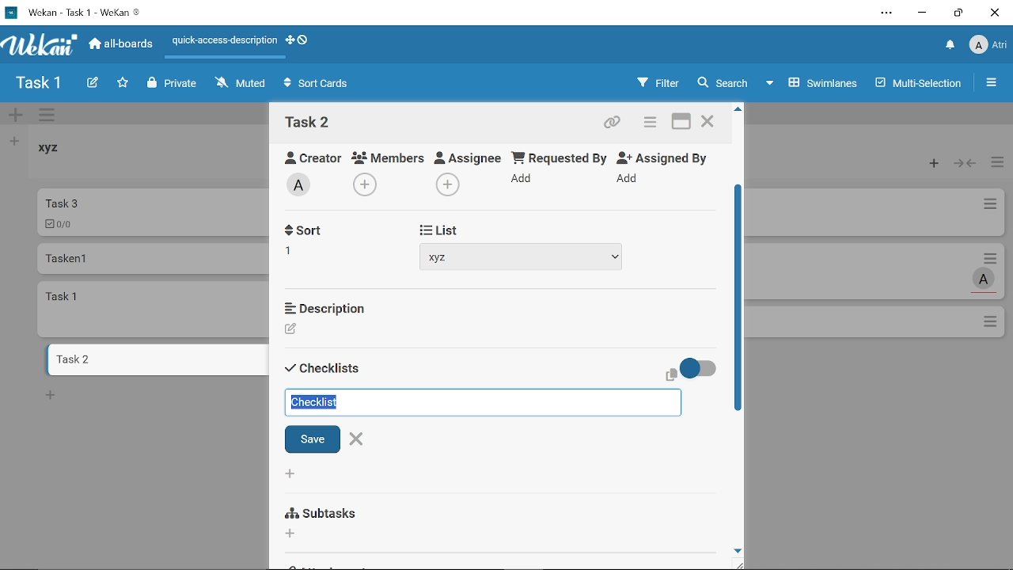 Image resolution: width=1013 pixels, height=570 pixels. Describe the element at coordinates (988, 47) in the screenshot. I see `Profile` at that location.